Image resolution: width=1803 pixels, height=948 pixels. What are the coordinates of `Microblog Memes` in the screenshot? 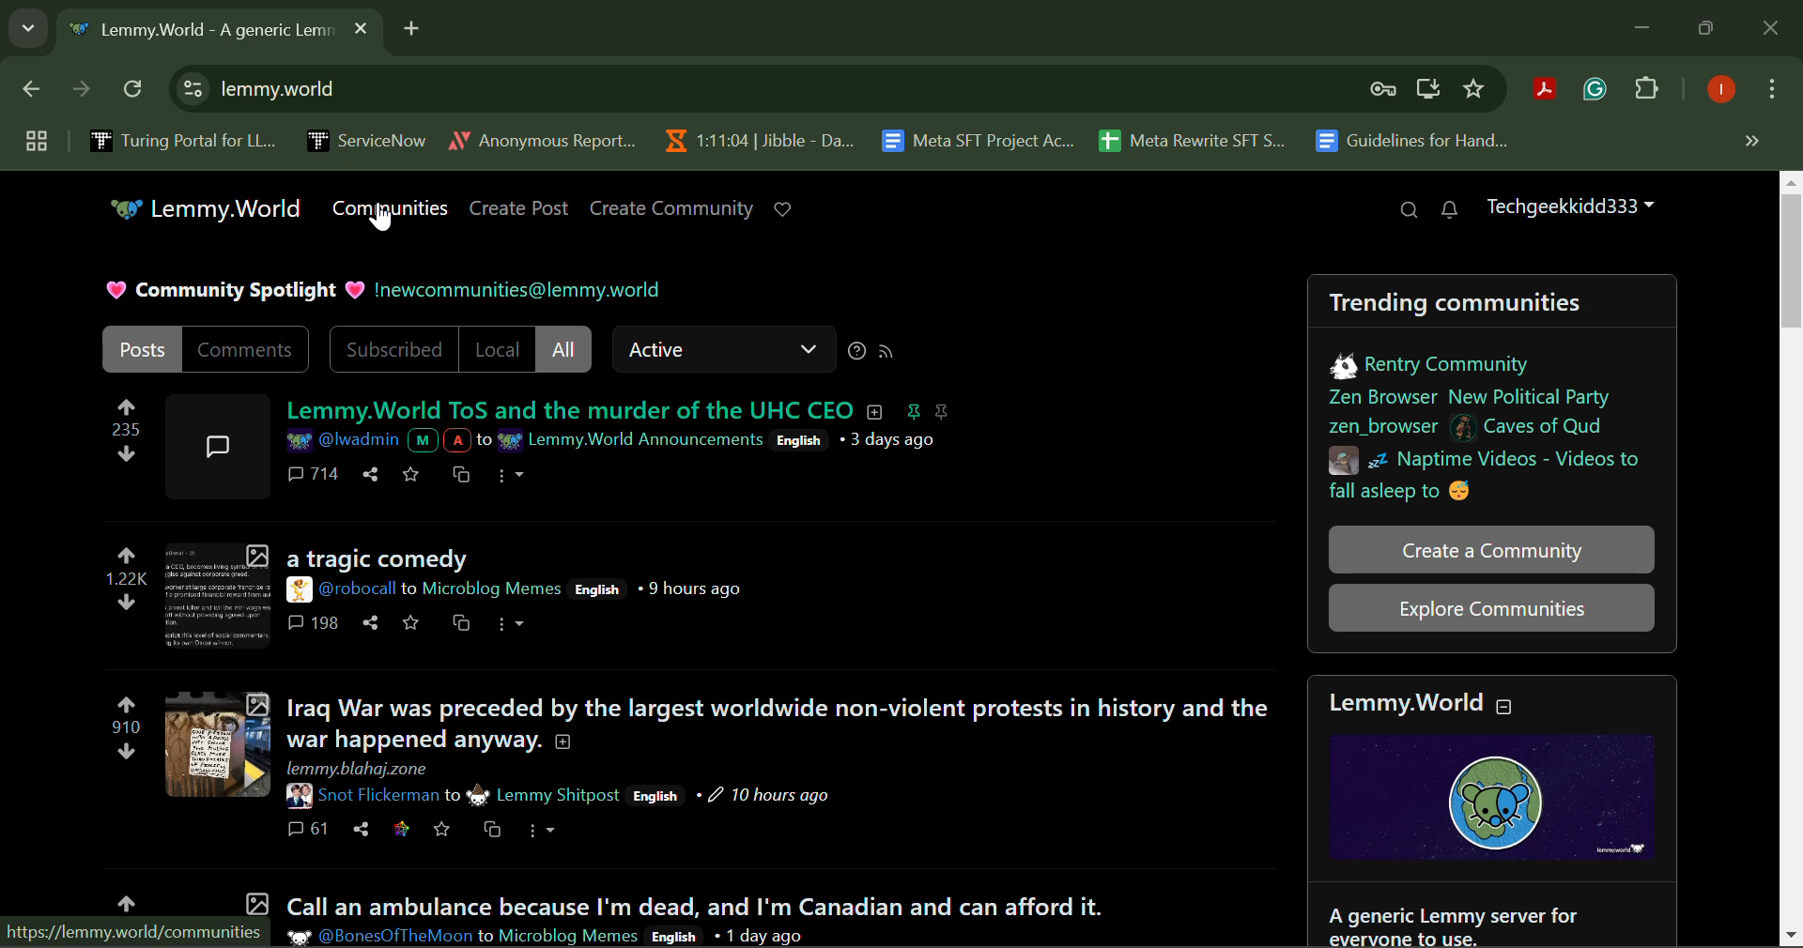 It's located at (569, 935).